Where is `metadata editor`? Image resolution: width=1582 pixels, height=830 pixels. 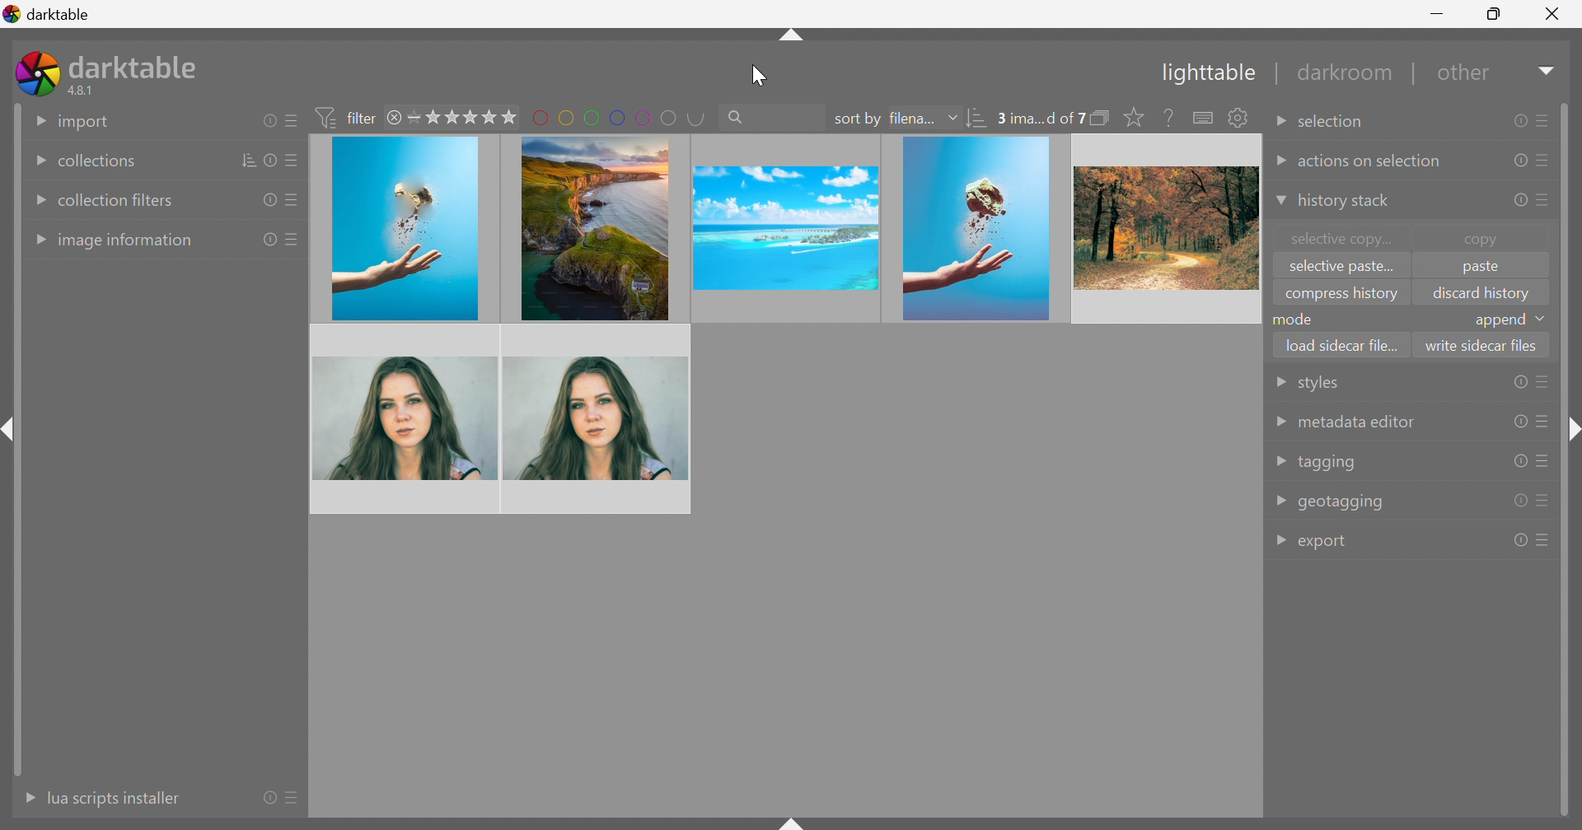
metadata editor is located at coordinates (1355, 422).